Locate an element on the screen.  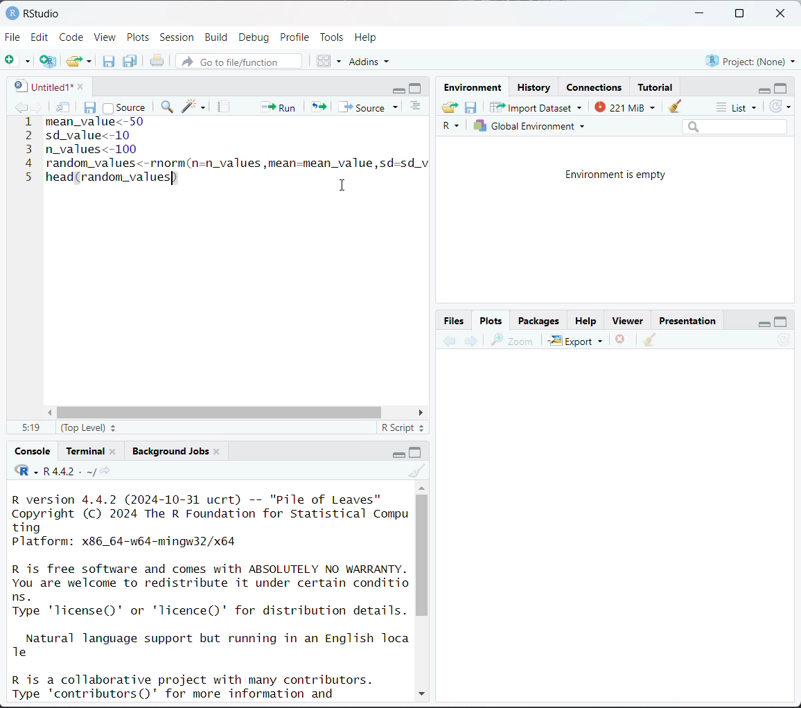
minimize is located at coordinates (762, 89).